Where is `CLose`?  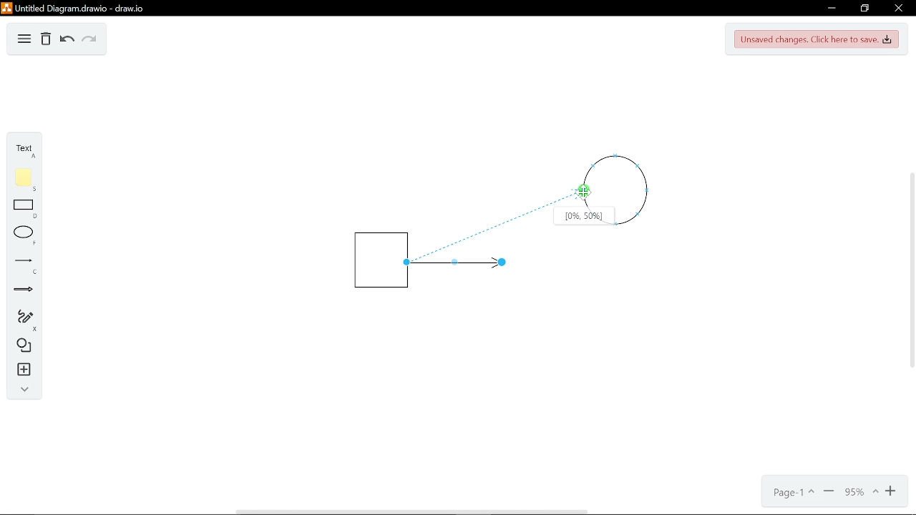
CLose is located at coordinates (897, 9).